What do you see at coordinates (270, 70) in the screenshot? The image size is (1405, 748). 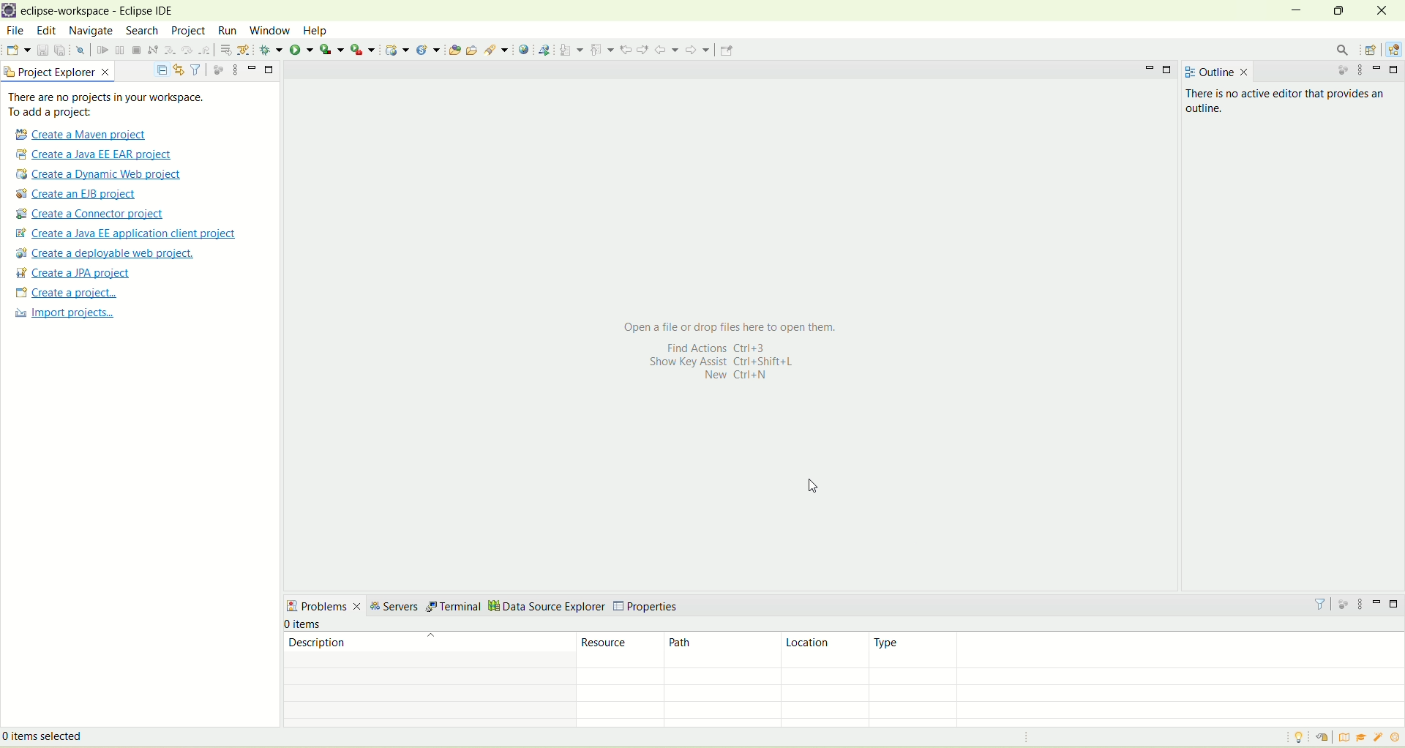 I see `maximize` at bounding box center [270, 70].